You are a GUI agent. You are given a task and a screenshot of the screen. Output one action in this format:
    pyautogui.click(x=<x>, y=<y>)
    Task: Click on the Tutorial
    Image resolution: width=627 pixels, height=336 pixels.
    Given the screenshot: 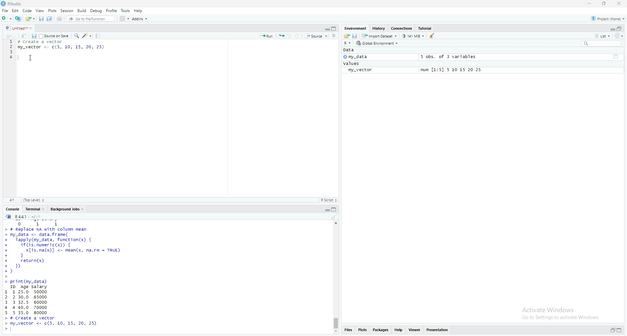 What is the action you would take?
    pyautogui.click(x=426, y=28)
    